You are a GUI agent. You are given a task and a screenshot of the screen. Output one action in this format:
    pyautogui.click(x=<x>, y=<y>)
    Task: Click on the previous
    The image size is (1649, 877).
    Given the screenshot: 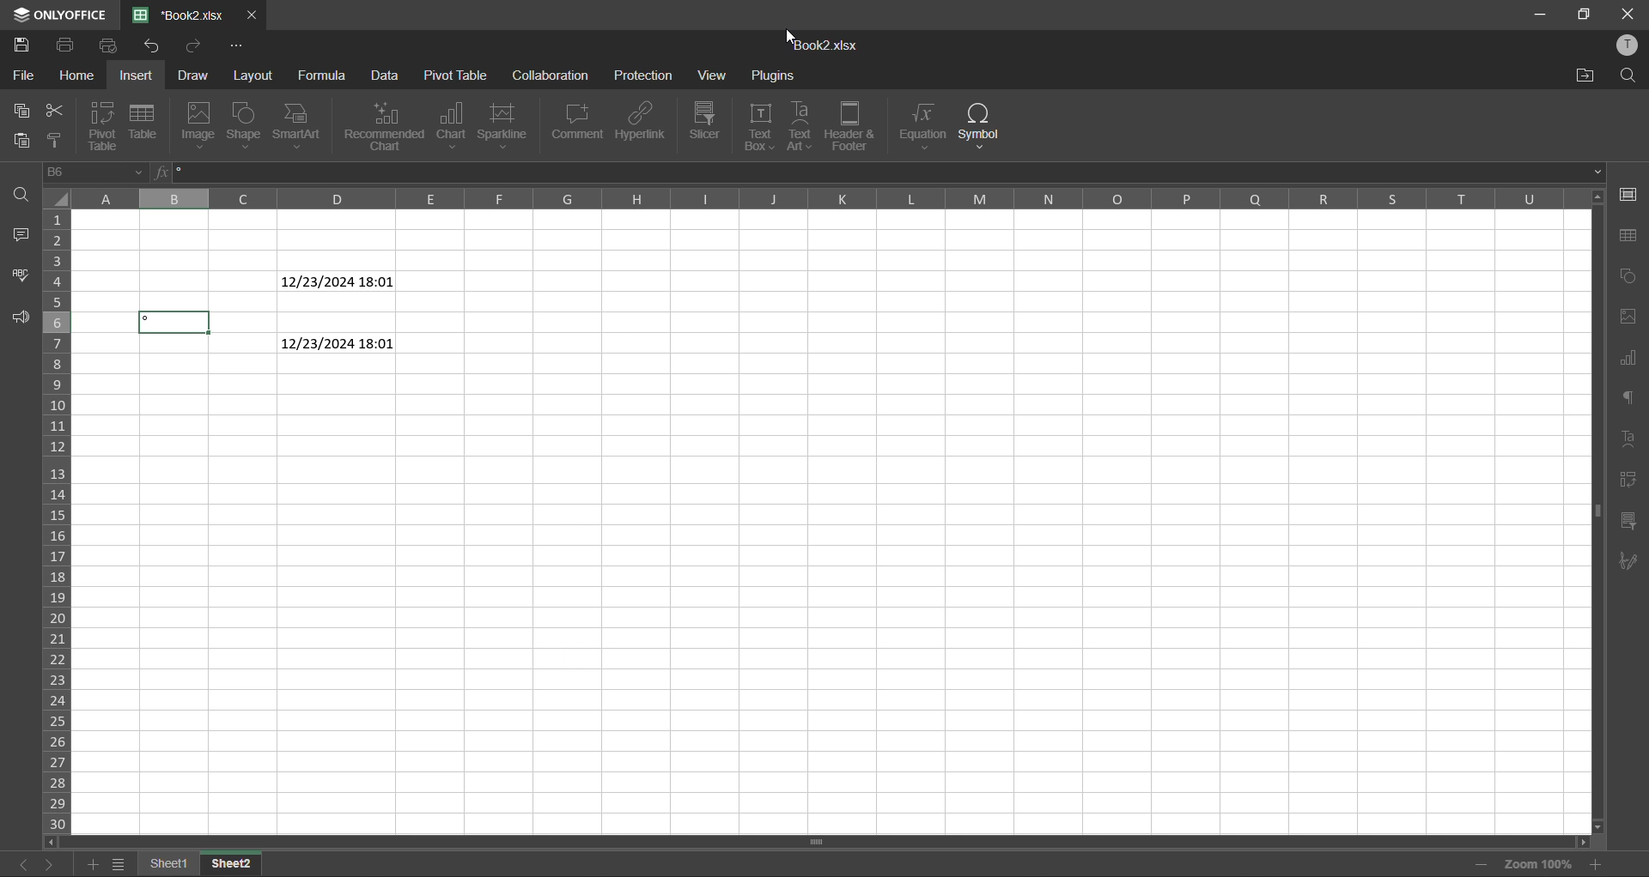 What is the action you would take?
    pyautogui.click(x=20, y=864)
    